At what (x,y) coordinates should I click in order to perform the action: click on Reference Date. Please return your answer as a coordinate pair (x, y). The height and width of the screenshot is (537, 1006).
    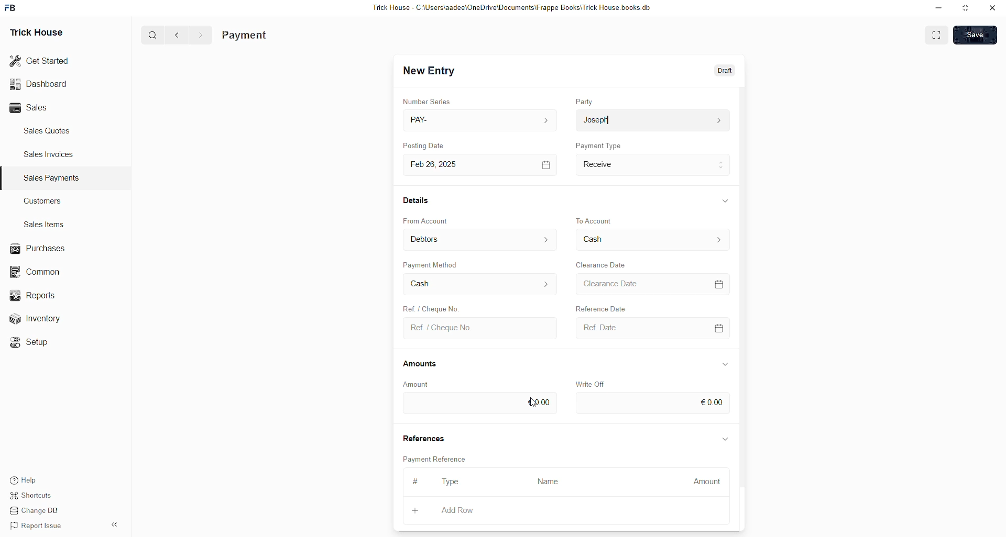
    Looking at the image, I should click on (600, 307).